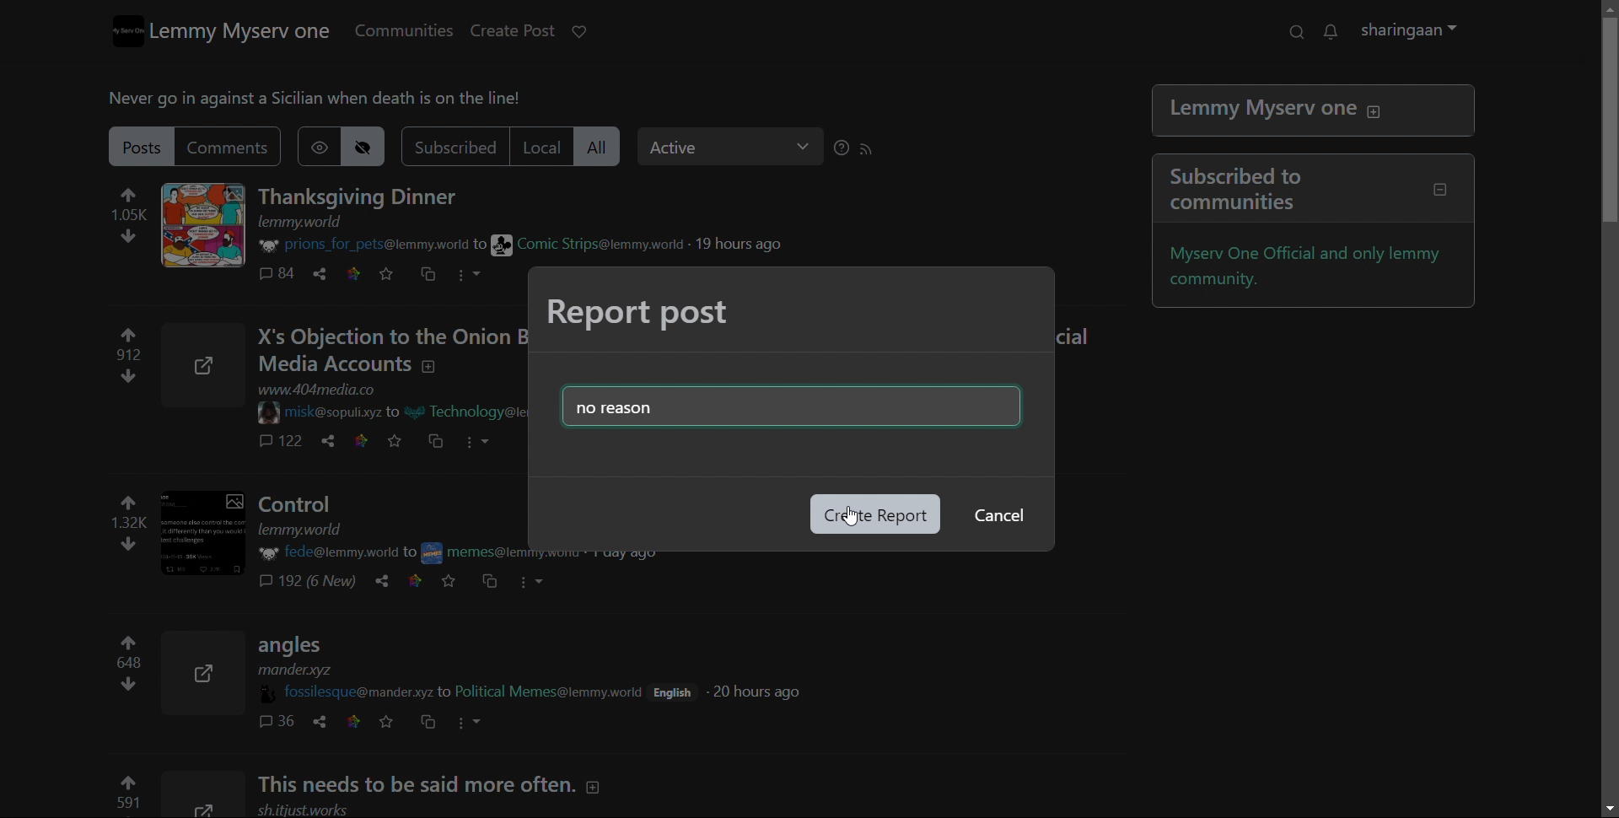 The width and height of the screenshot is (1619, 818). Describe the element at coordinates (1317, 267) in the screenshot. I see `myserv one official and only lemmy community` at that location.